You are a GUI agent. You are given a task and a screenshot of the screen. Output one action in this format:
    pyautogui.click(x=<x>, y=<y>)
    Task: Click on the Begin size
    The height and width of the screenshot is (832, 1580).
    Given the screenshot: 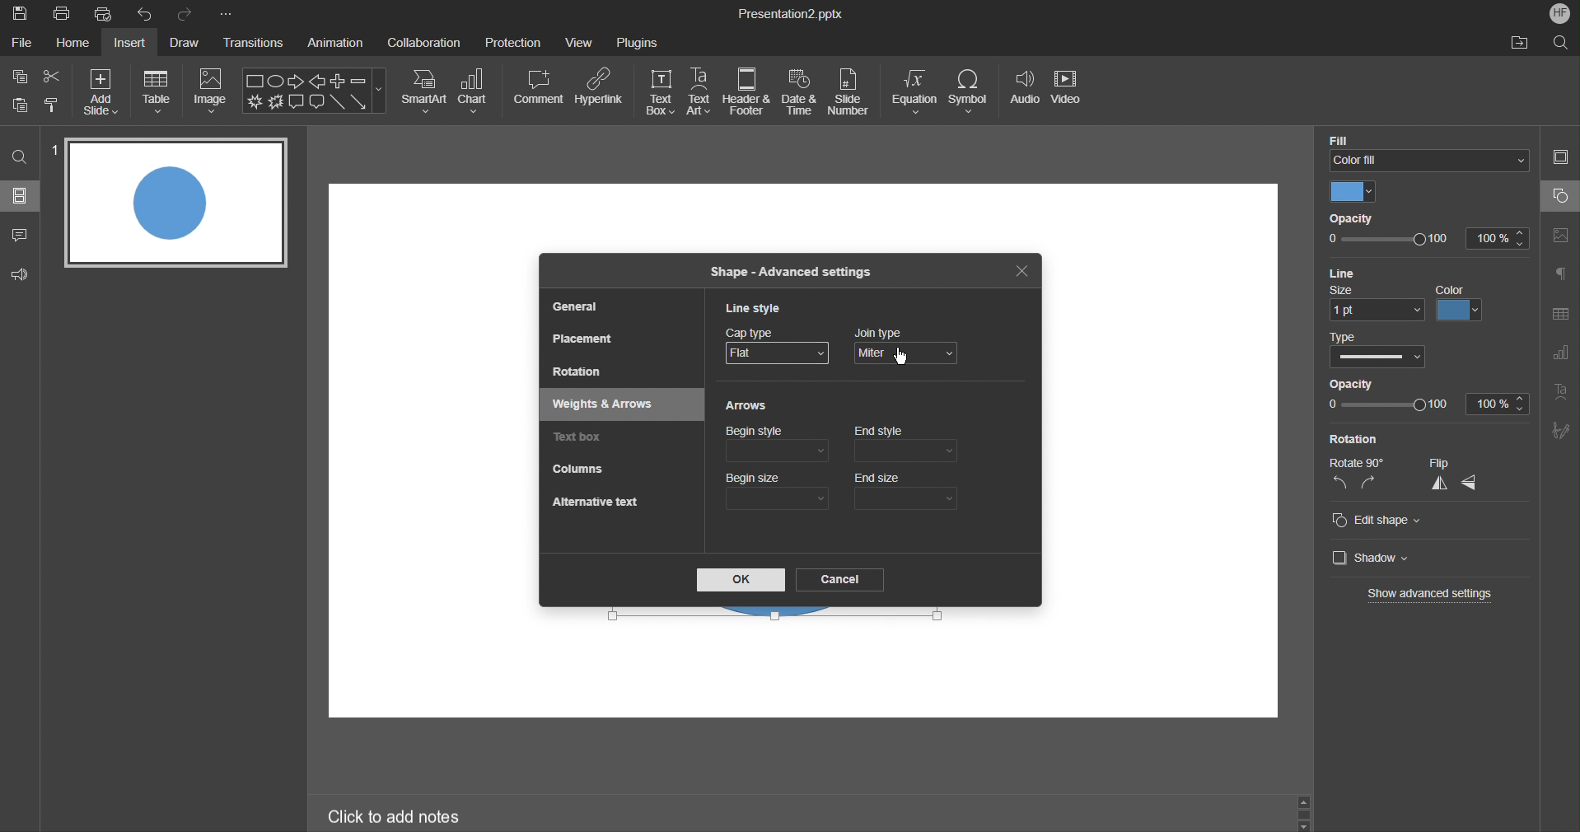 What is the action you would take?
    pyautogui.click(x=778, y=491)
    